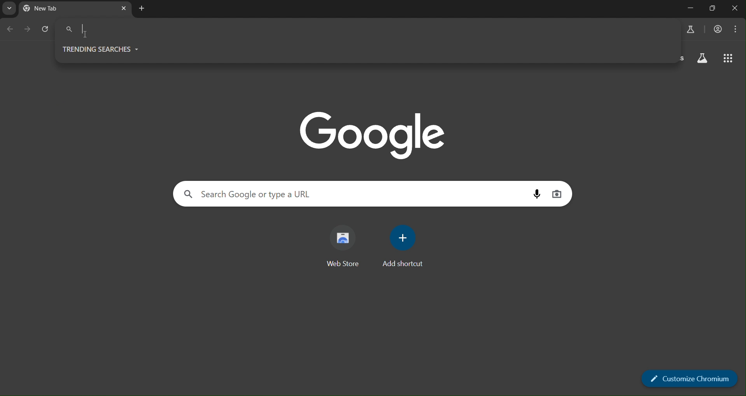 Image resolution: width=746 pixels, height=396 pixels. I want to click on go back one page, so click(11, 30).